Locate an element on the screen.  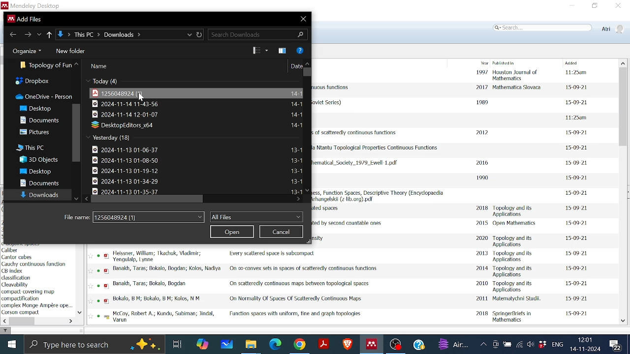
File is located at coordinates (125, 191).